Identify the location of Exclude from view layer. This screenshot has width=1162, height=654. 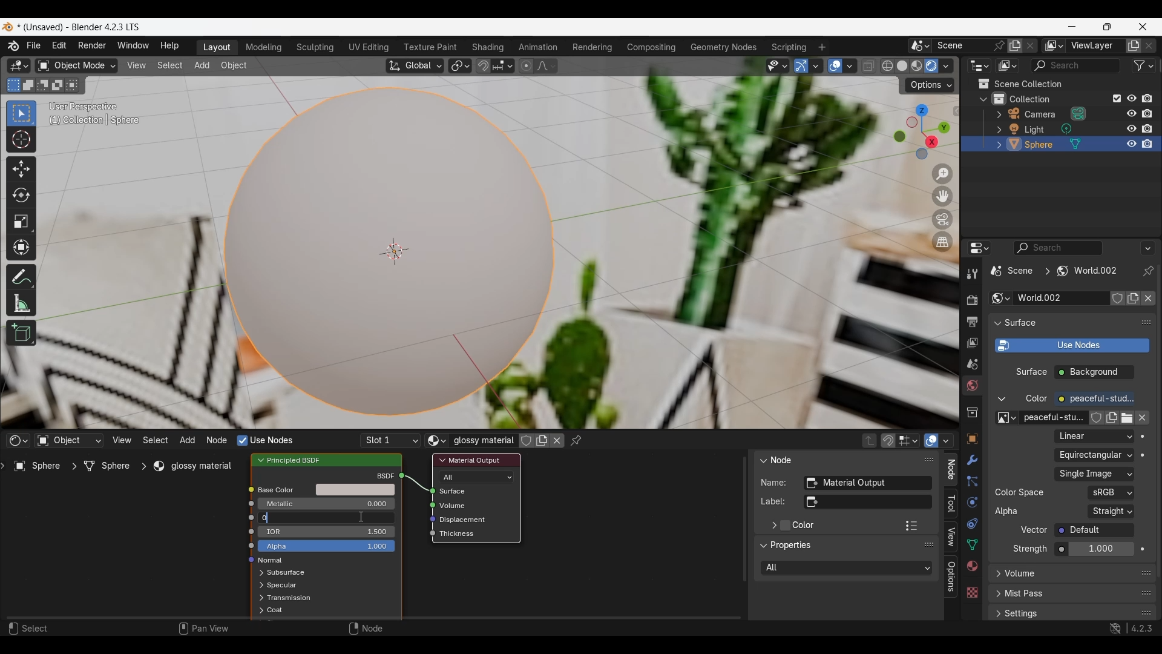
(1117, 99).